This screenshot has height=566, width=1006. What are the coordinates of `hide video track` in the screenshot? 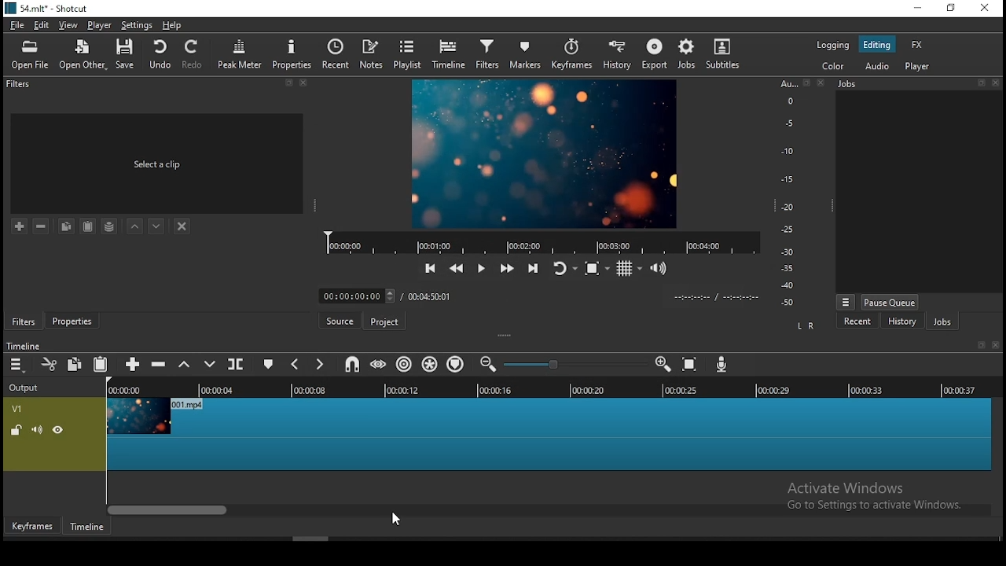 It's located at (58, 428).